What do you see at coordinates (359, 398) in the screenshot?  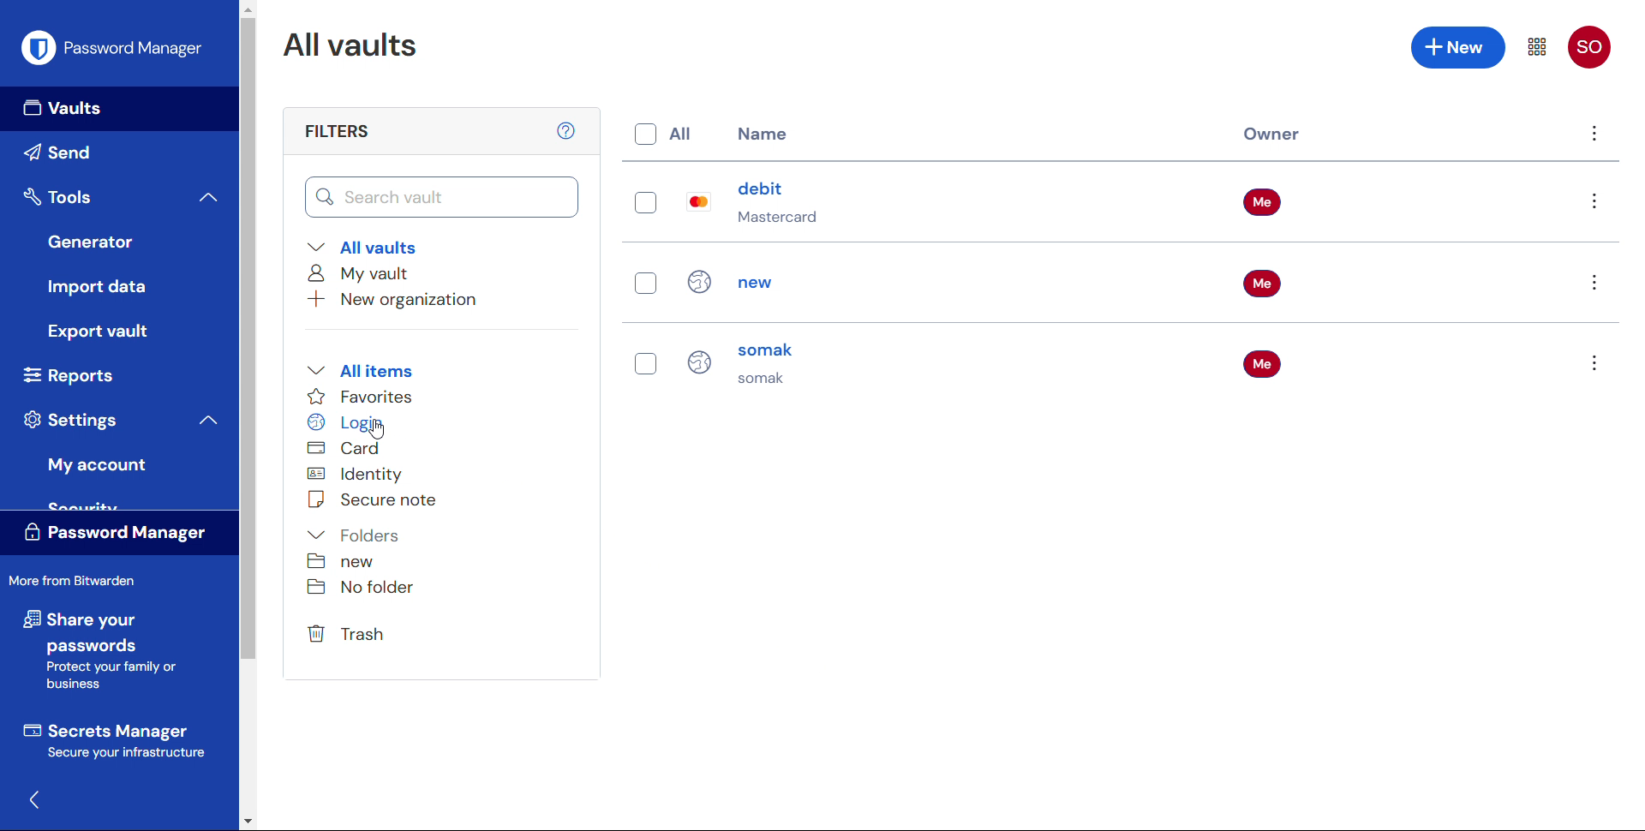 I see `Favourites ` at bounding box center [359, 398].